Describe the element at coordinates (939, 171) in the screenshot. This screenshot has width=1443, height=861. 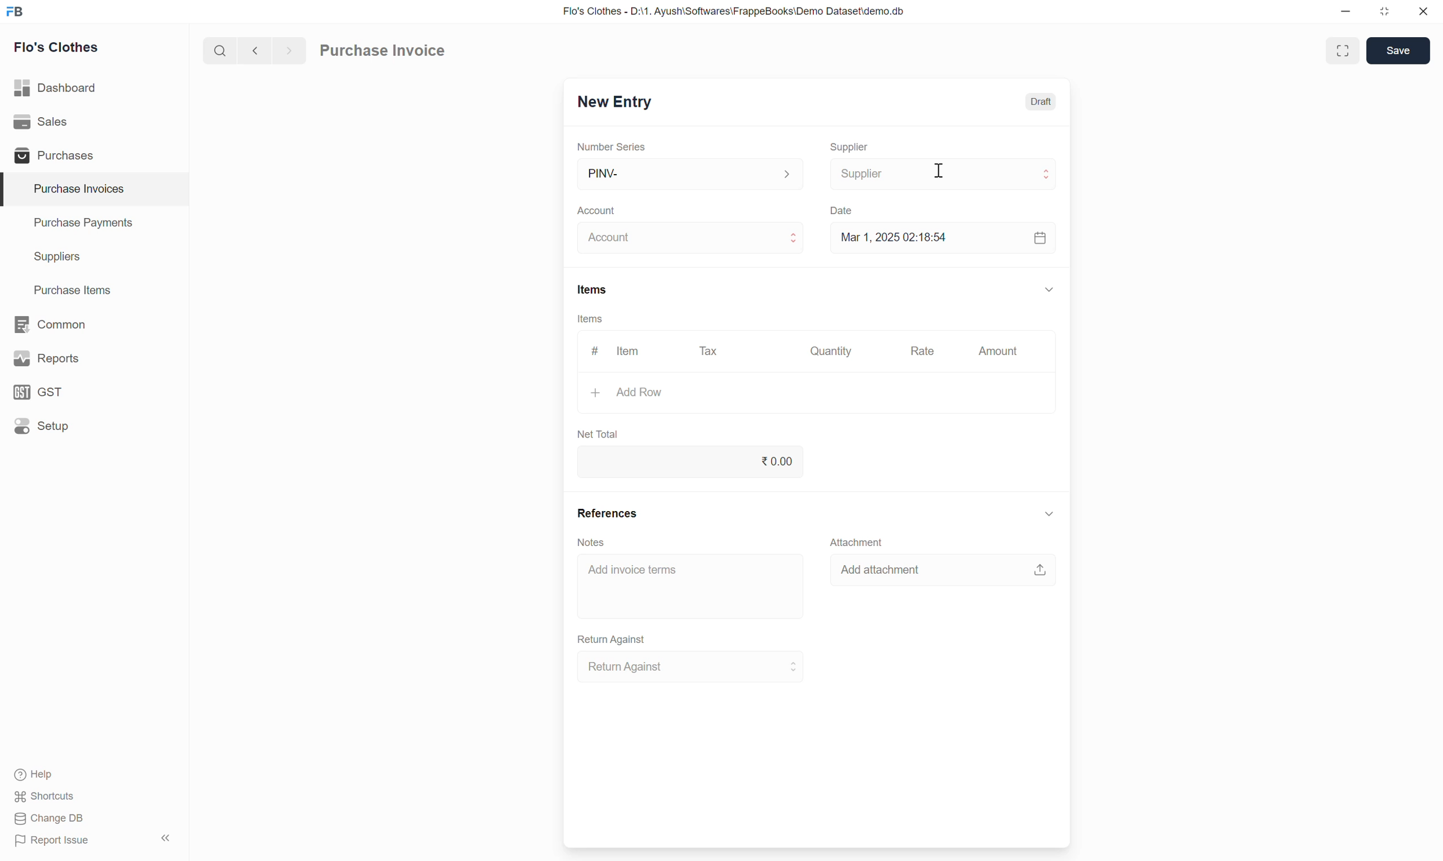
I see `Cursor` at that location.